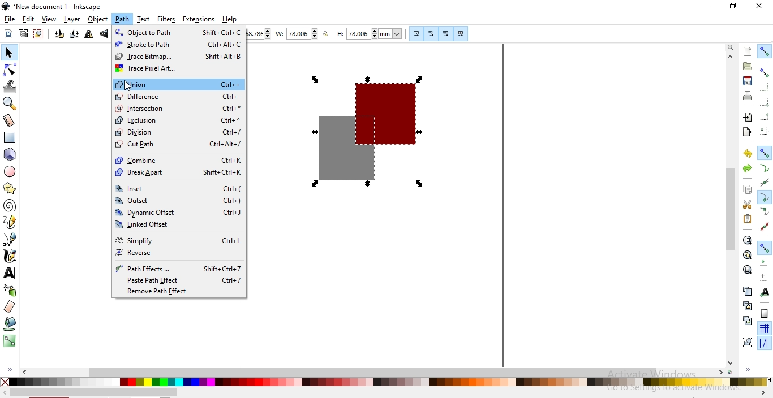  Describe the element at coordinates (9, 54) in the screenshot. I see `select and transform objects` at that location.